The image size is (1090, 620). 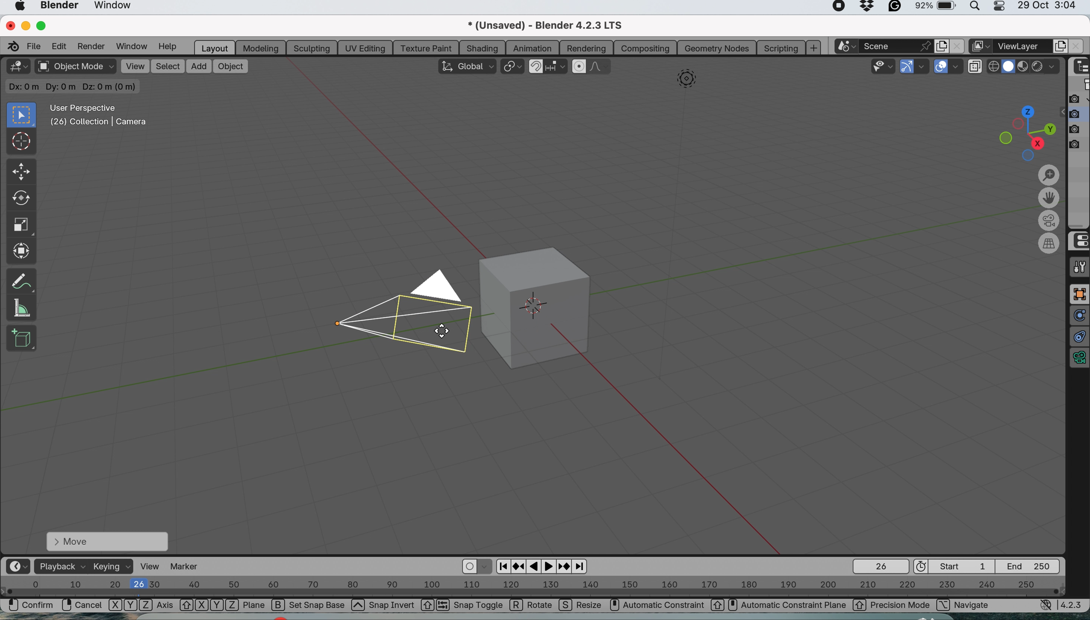 I want to click on rendering, so click(x=587, y=49).